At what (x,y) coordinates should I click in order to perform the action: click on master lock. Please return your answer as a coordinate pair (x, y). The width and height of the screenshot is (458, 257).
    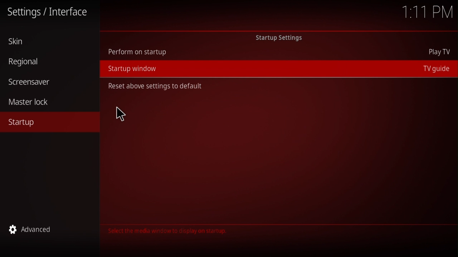
    Looking at the image, I should click on (33, 102).